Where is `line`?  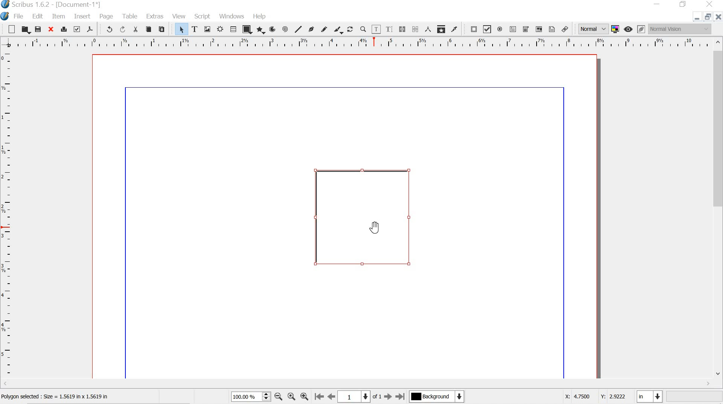
line is located at coordinates (298, 29).